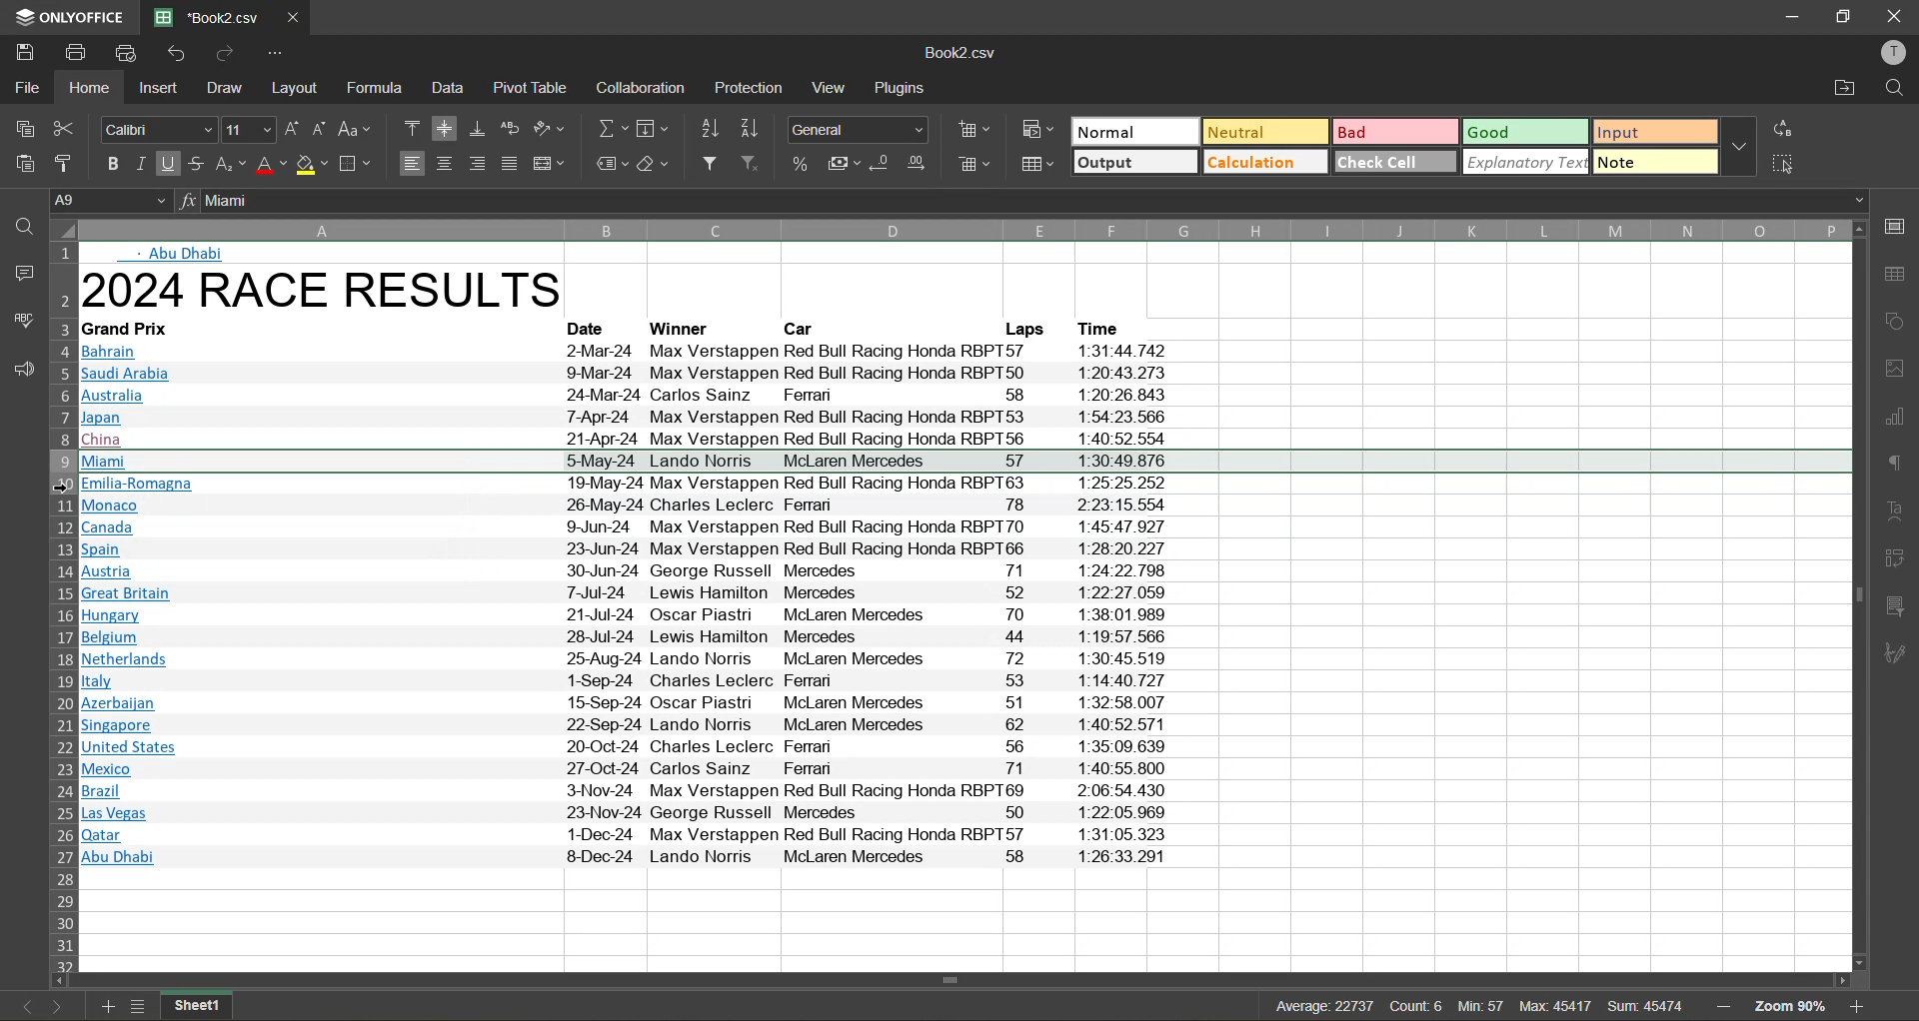  What do you see at coordinates (1902, 561) in the screenshot?
I see `pivot table` at bounding box center [1902, 561].